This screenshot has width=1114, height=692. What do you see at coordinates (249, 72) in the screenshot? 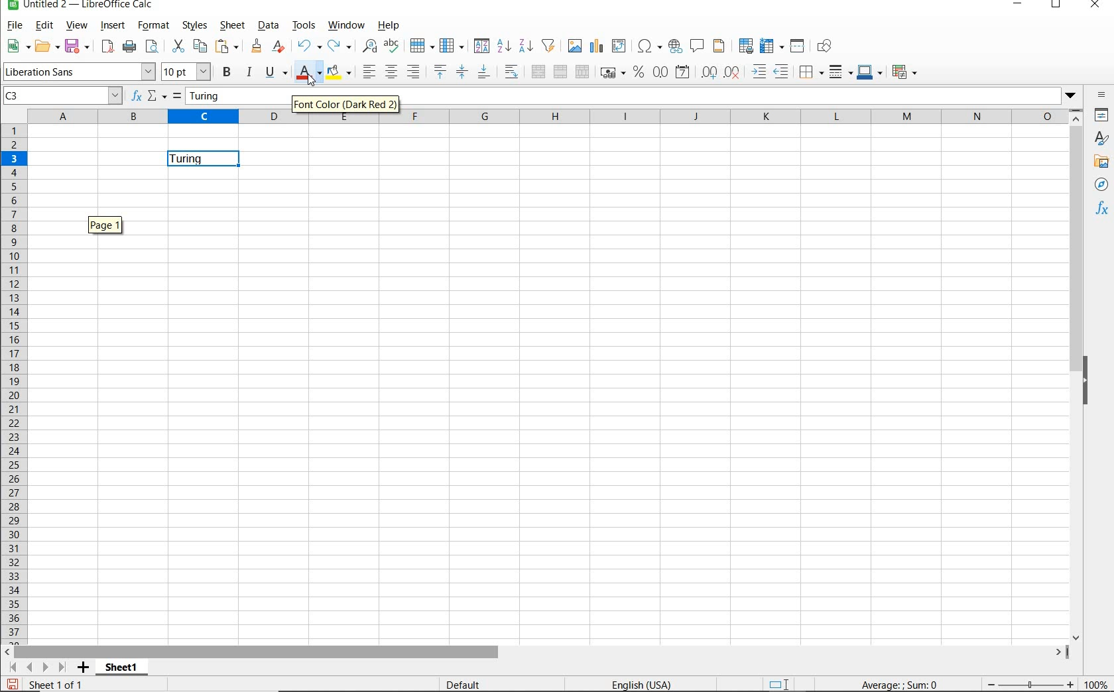
I see `ITALIC` at bounding box center [249, 72].